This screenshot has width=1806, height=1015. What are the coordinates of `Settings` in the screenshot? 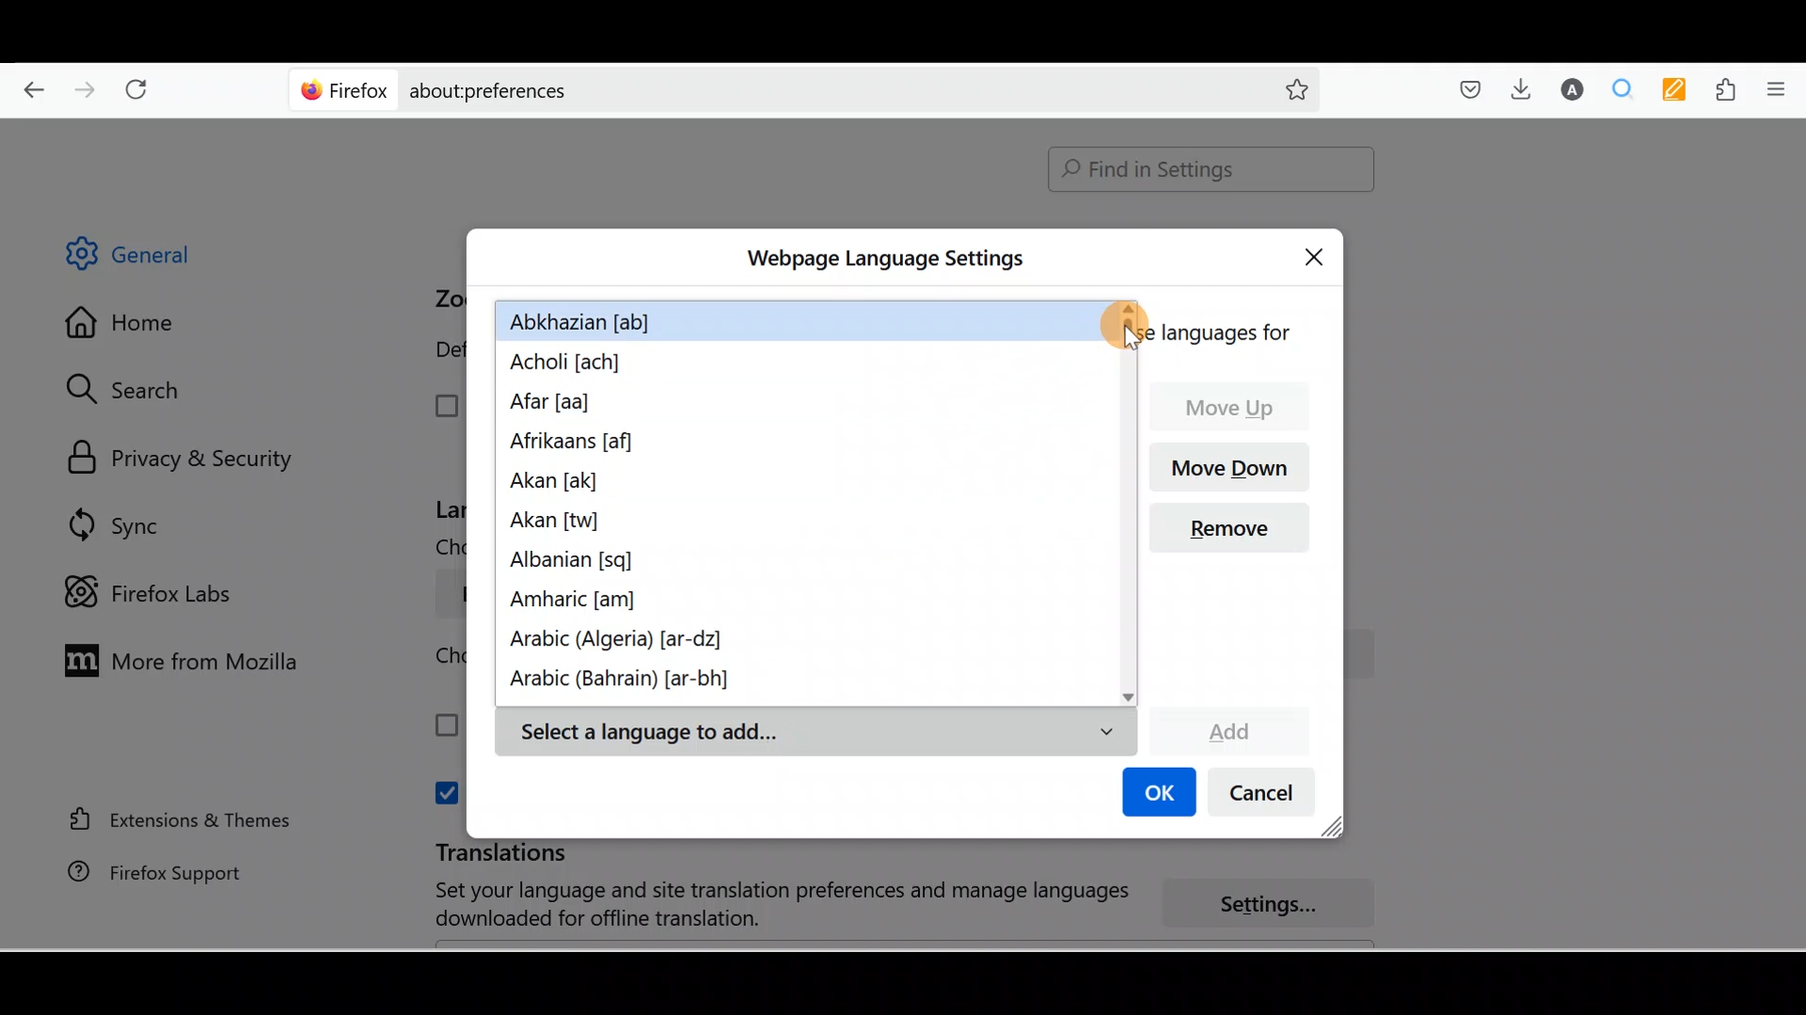 It's located at (1279, 905).